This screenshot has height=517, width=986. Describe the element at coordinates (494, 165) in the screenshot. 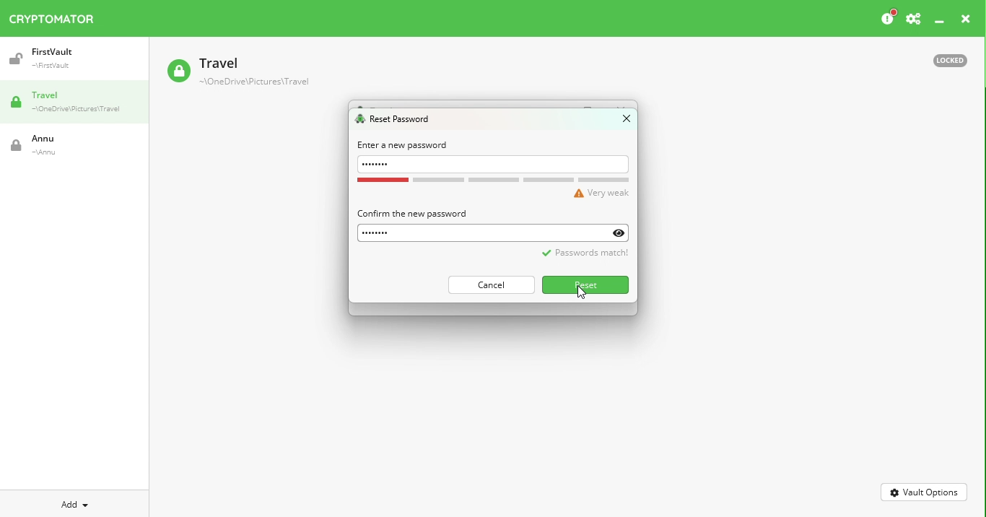

I see `Enter password` at that location.